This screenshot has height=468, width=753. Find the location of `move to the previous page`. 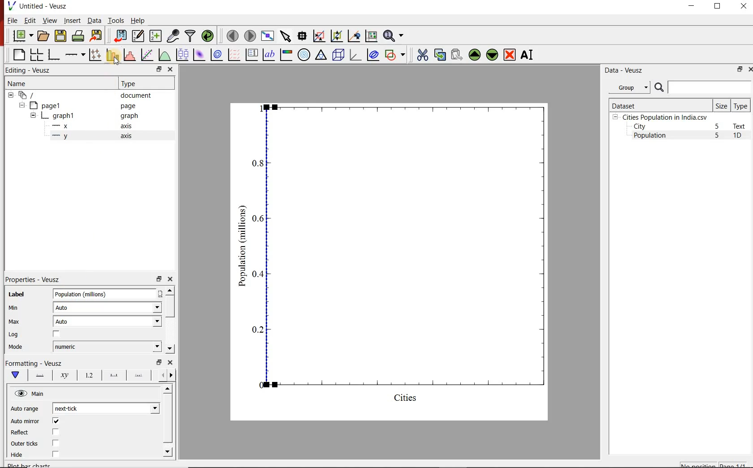

move to the previous page is located at coordinates (231, 35).